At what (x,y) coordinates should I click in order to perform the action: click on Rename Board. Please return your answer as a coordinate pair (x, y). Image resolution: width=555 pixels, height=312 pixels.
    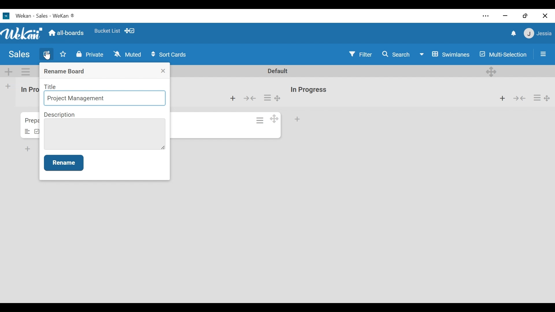
    Looking at the image, I should click on (65, 72).